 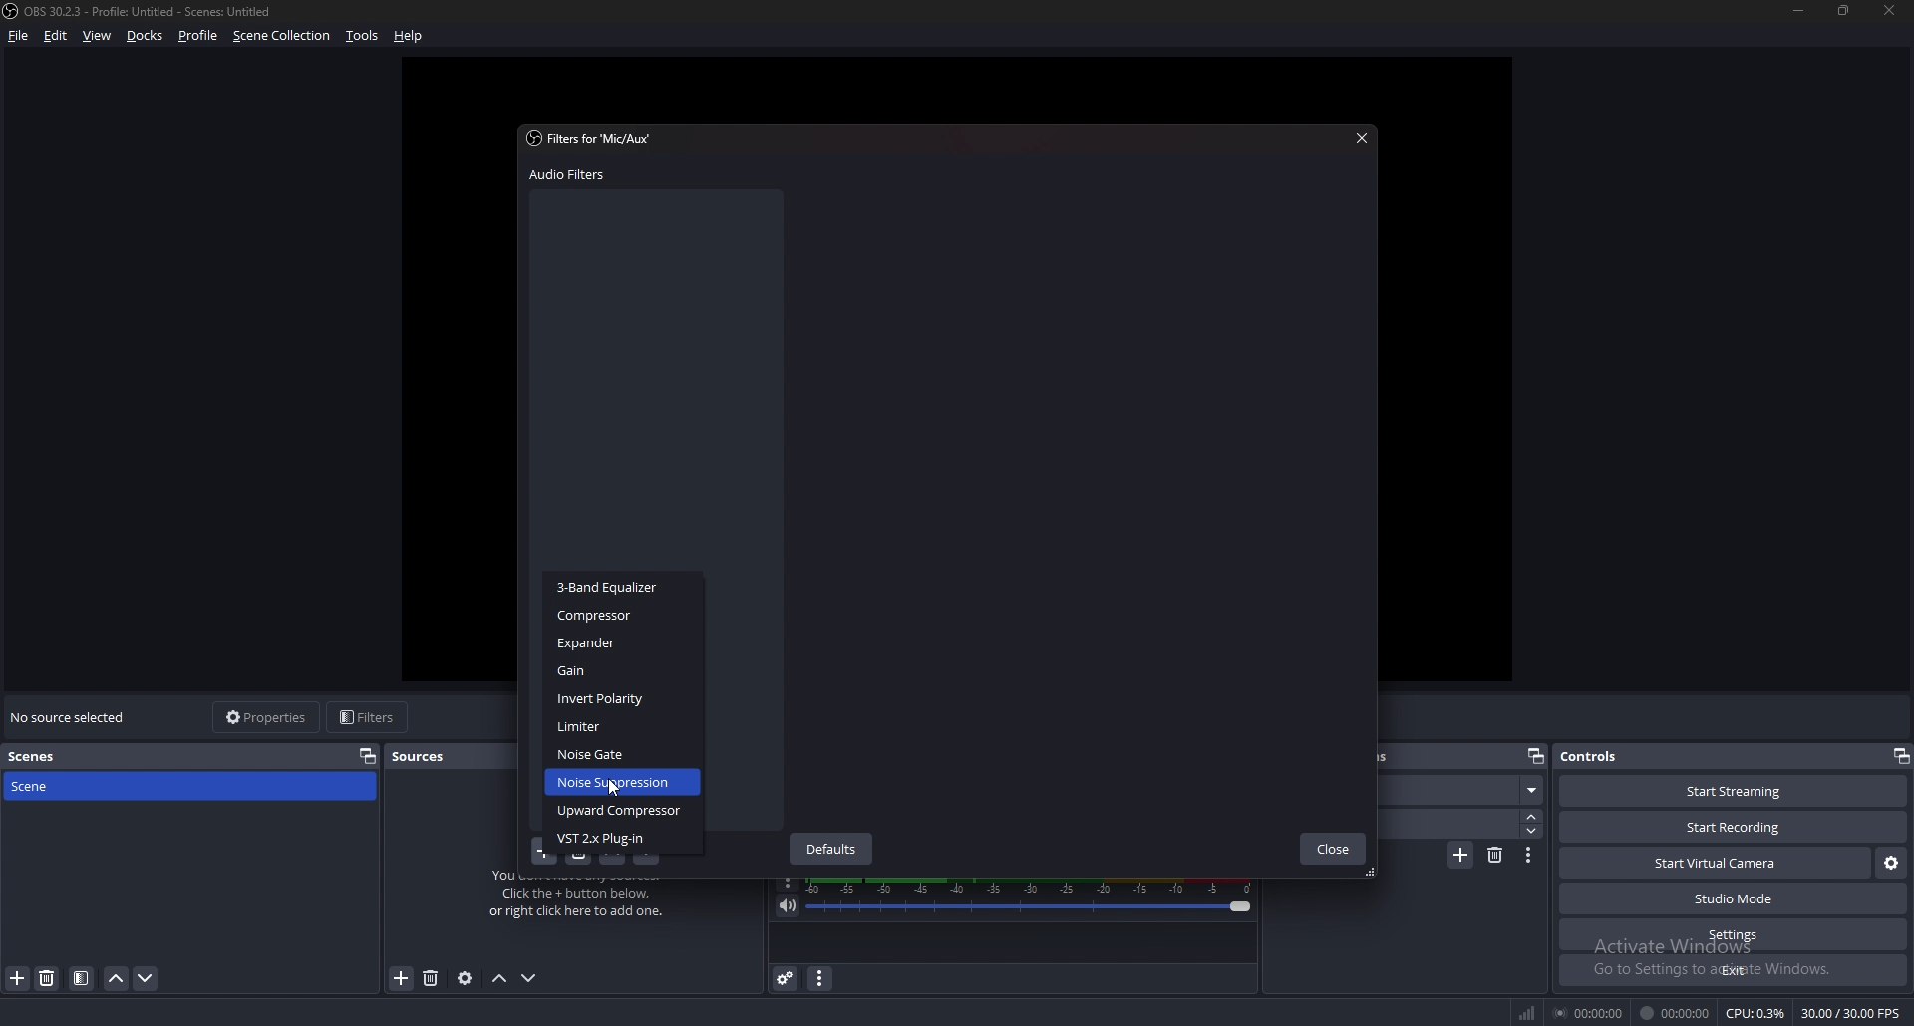 What do you see at coordinates (361, 36) in the screenshot?
I see `tools` at bounding box center [361, 36].